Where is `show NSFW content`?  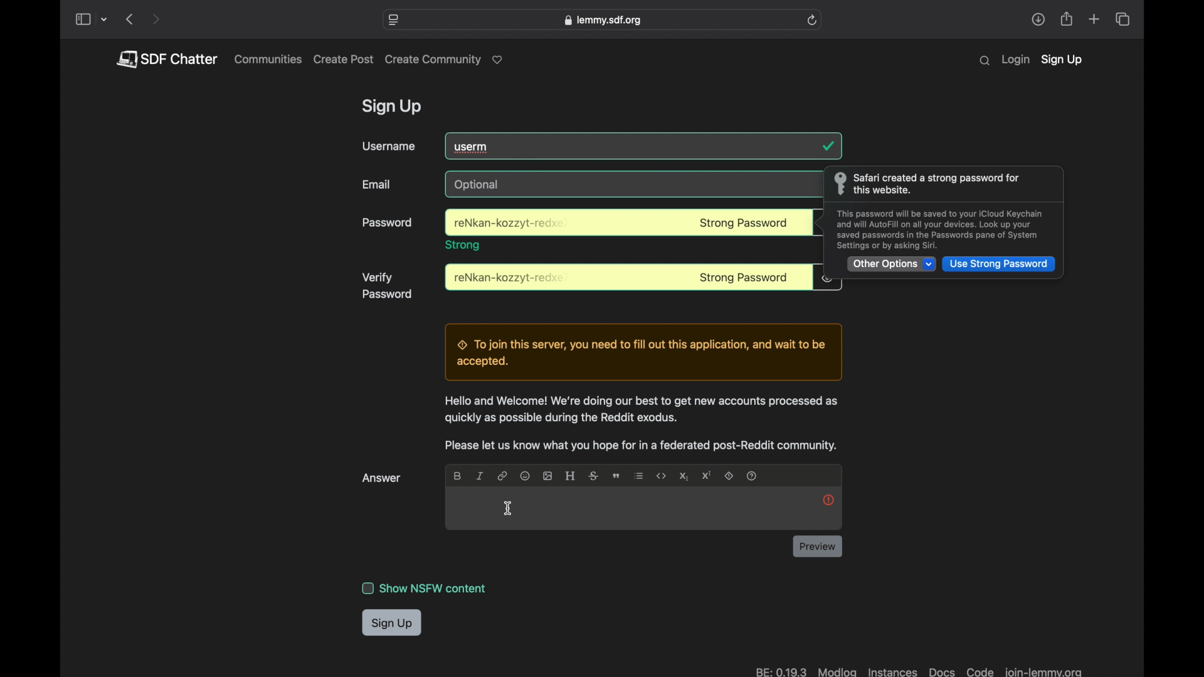
show NSFW content is located at coordinates (425, 588).